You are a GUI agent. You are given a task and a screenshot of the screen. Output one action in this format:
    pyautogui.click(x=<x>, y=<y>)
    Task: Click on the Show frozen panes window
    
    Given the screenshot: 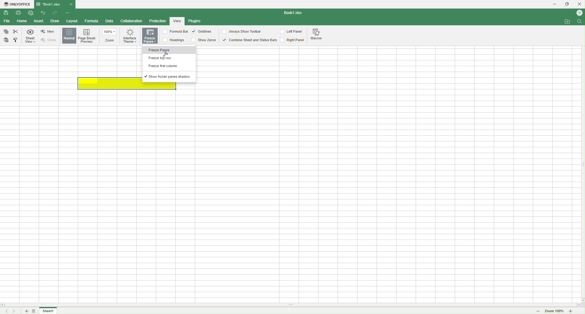 What is the action you would take?
    pyautogui.click(x=170, y=77)
    